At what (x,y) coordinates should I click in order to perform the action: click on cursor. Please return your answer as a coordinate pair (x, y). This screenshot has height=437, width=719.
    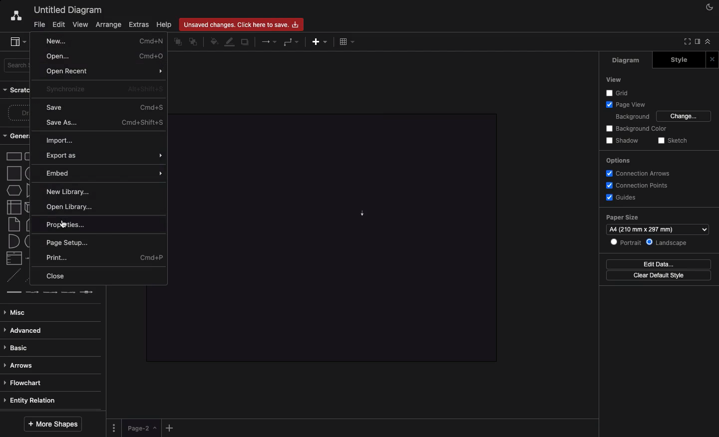
    Looking at the image, I should click on (63, 225).